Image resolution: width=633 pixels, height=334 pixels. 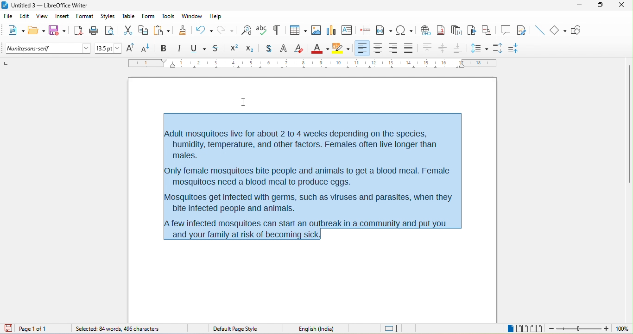 What do you see at coordinates (506, 329) in the screenshot?
I see `single page view` at bounding box center [506, 329].